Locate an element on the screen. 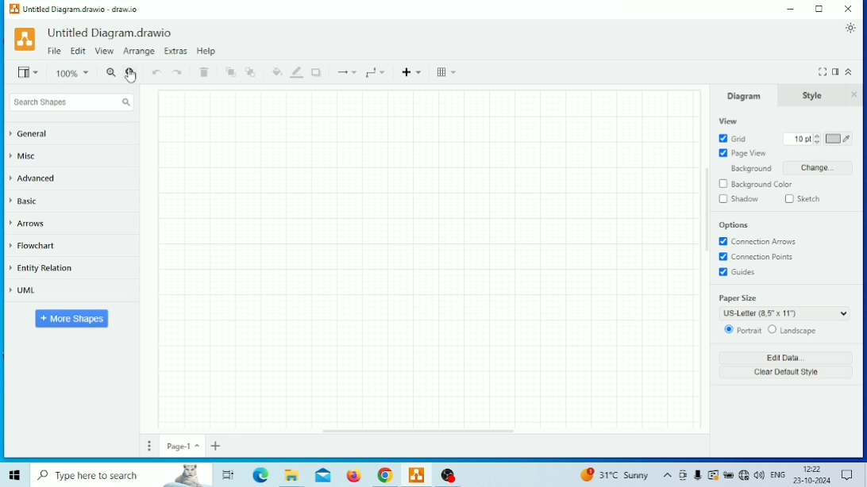 This screenshot has height=487, width=867. Diagram is located at coordinates (742, 95).